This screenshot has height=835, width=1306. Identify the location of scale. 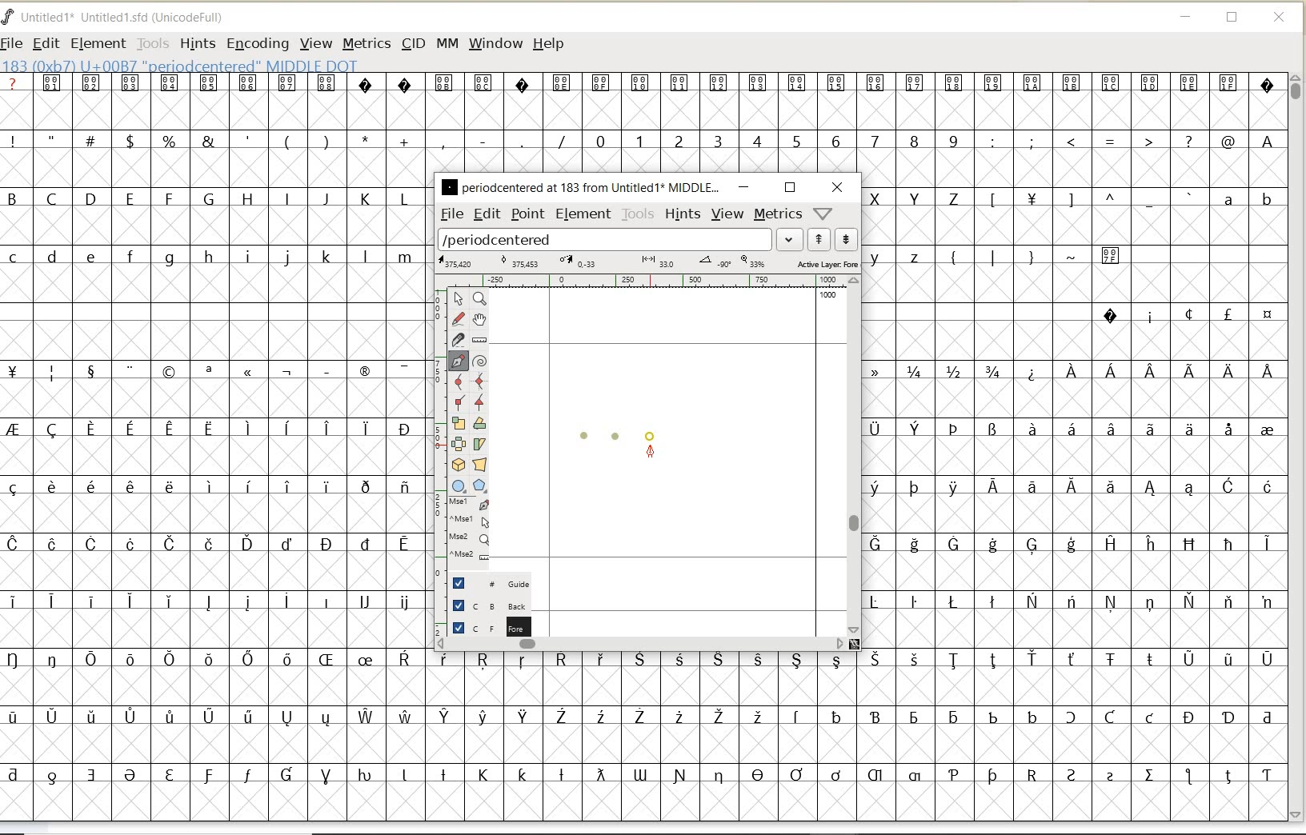
(436, 421).